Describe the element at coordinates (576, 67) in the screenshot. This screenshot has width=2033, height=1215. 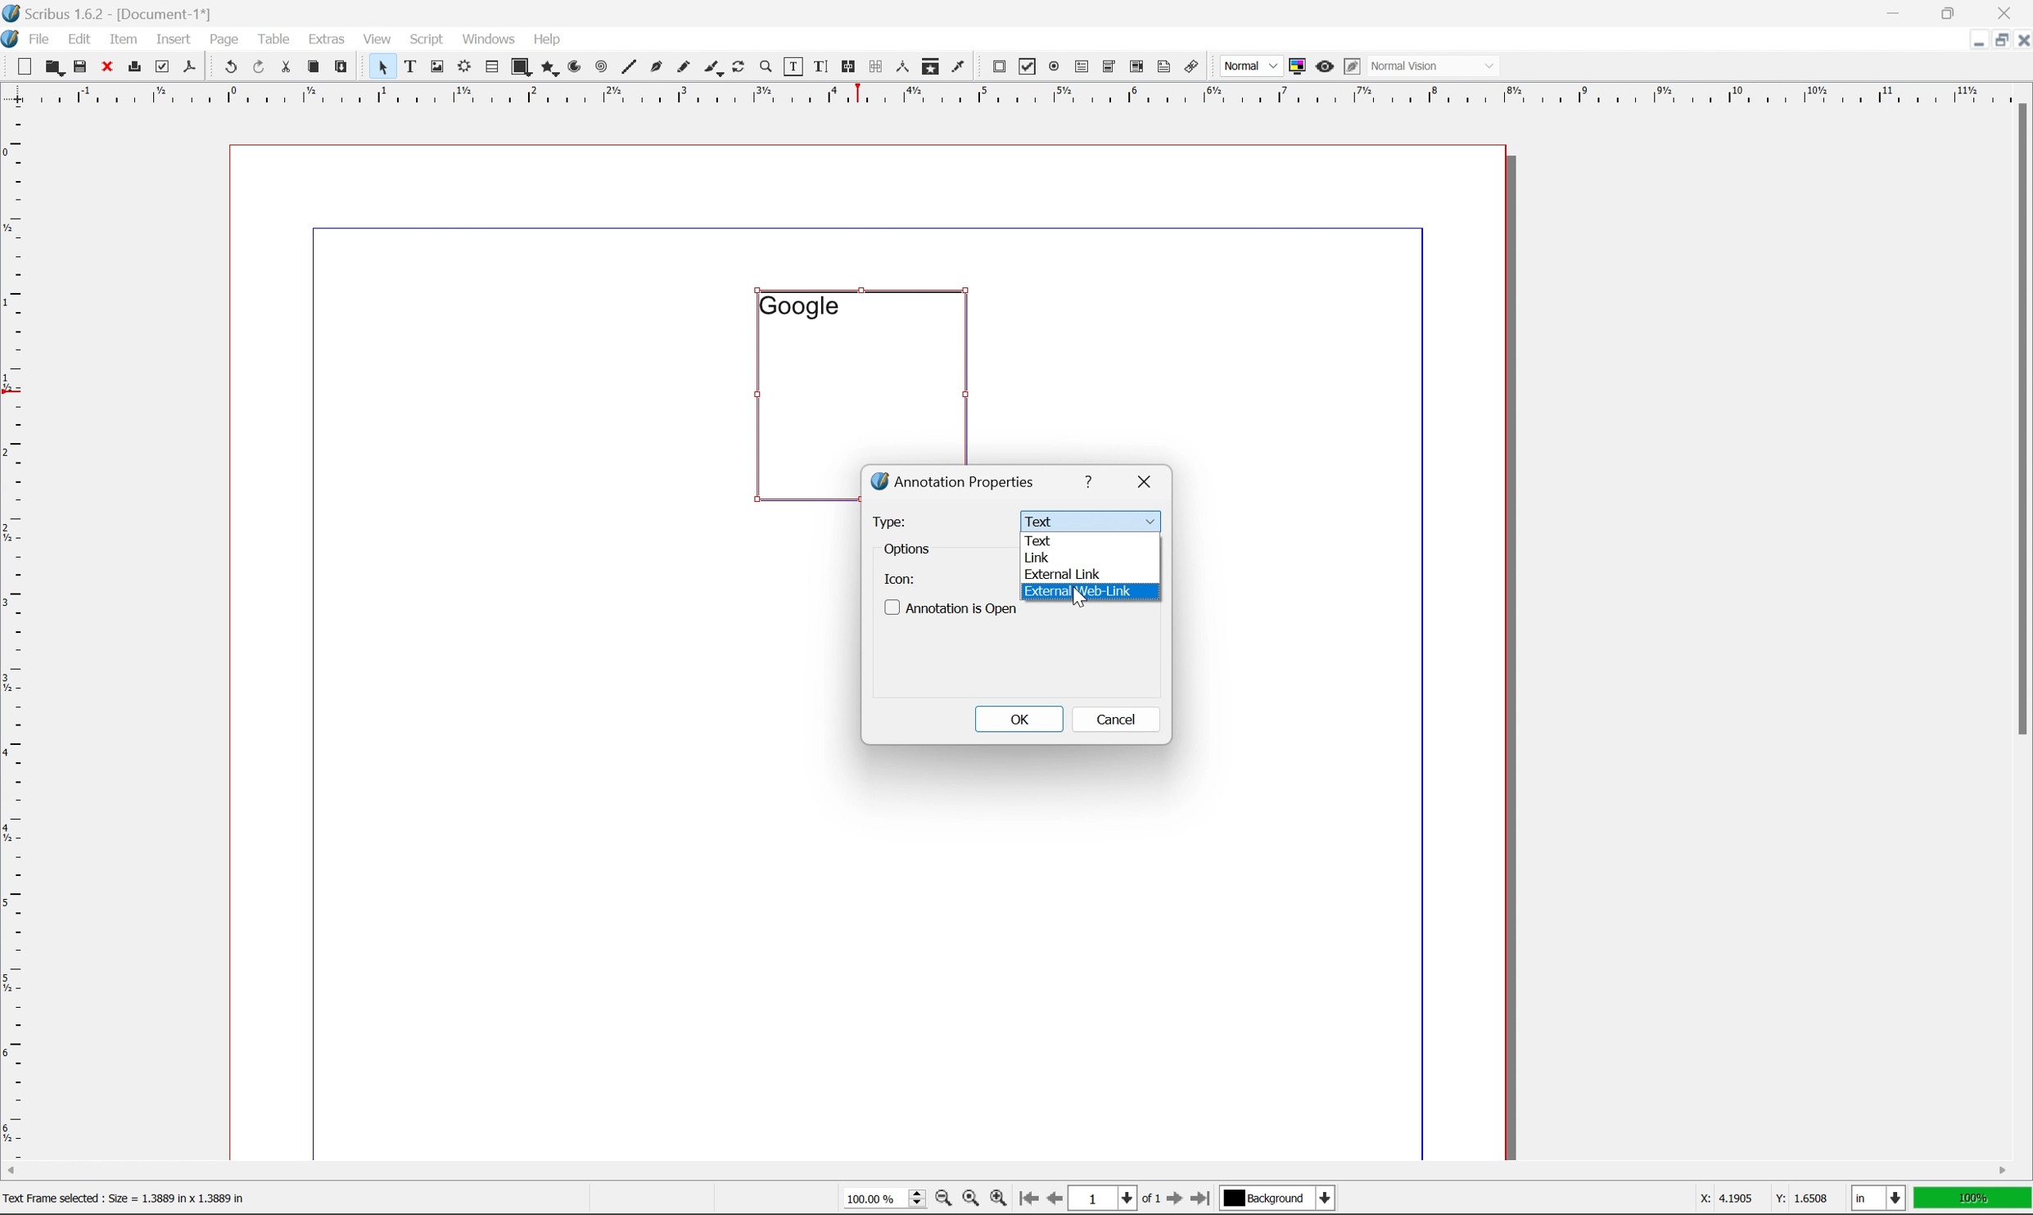
I see `arc` at that location.